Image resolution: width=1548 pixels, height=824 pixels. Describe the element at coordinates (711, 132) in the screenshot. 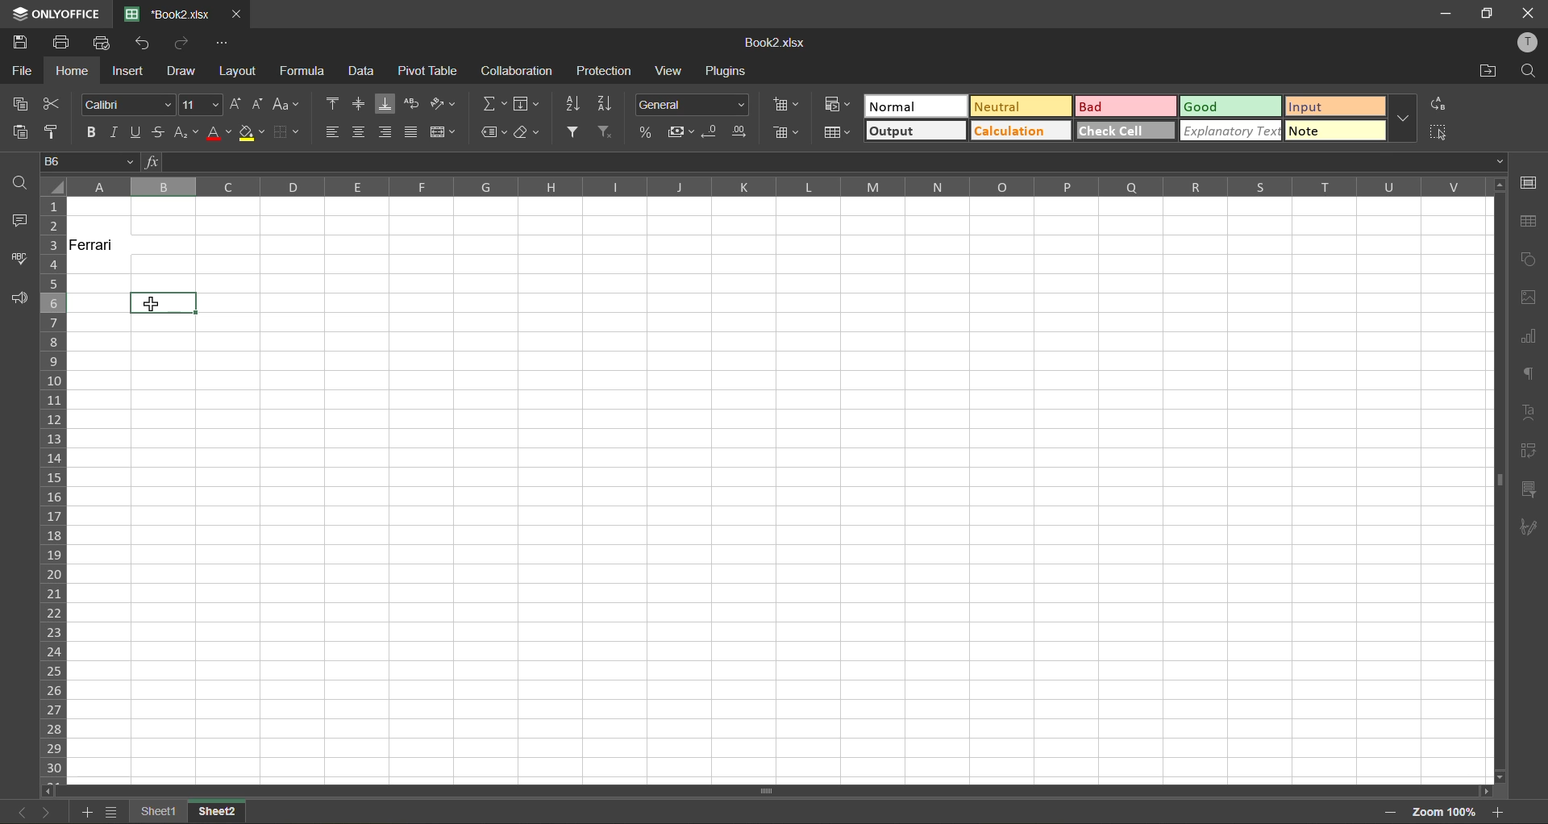

I see `decrease decimal` at that location.